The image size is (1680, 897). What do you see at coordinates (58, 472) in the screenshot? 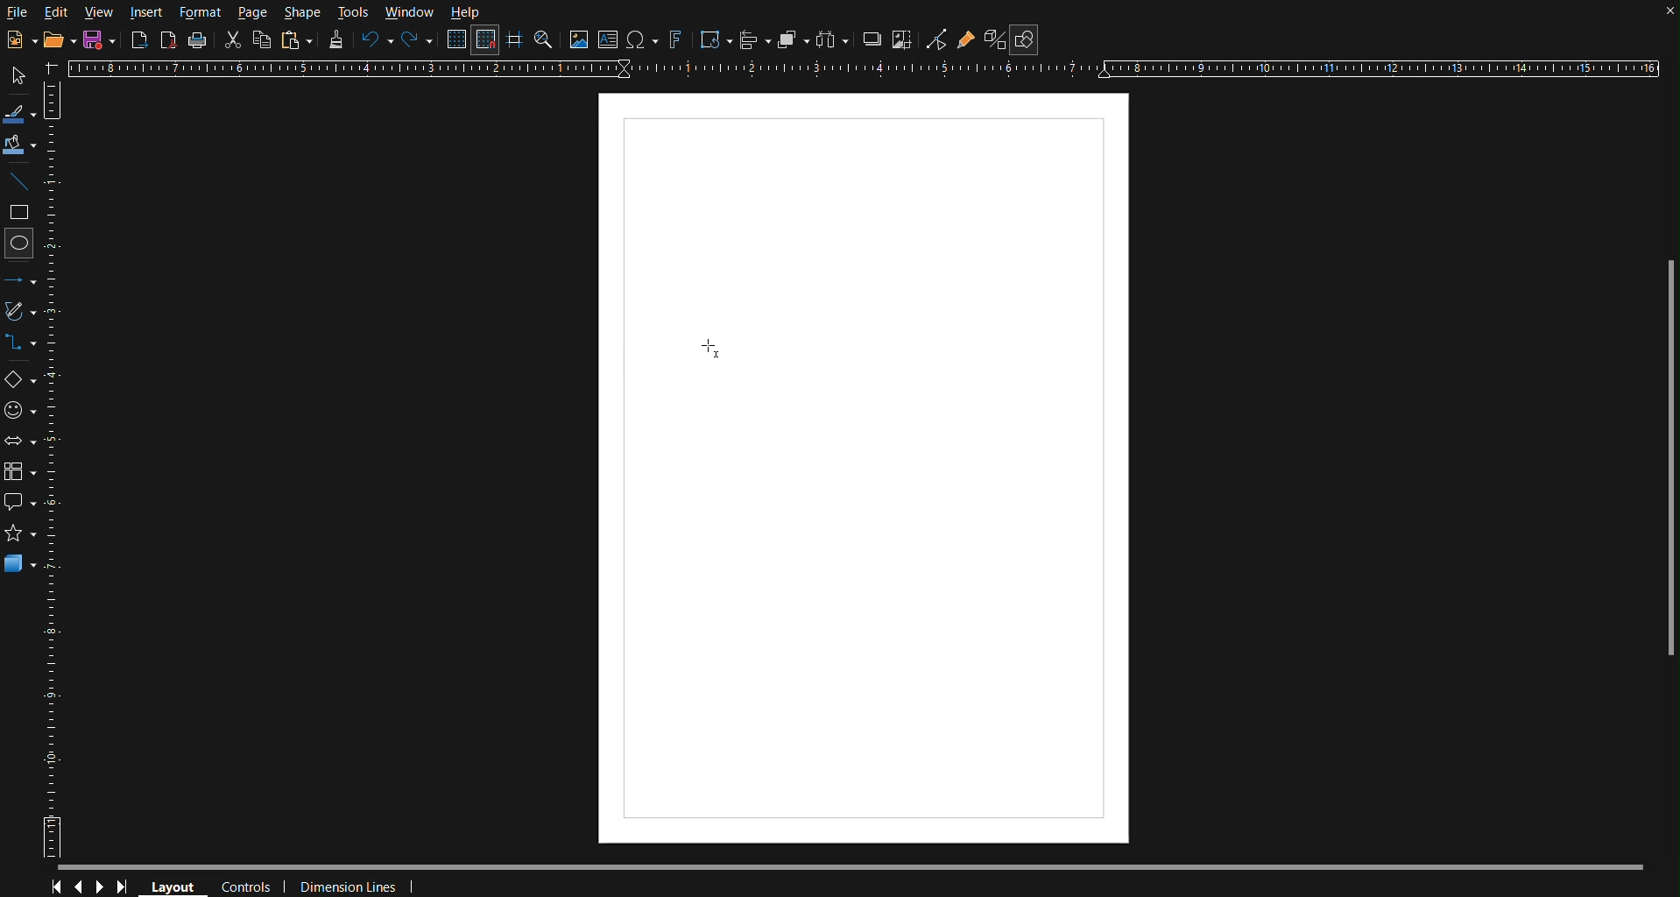
I see `Vertical Ruler` at bounding box center [58, 472].